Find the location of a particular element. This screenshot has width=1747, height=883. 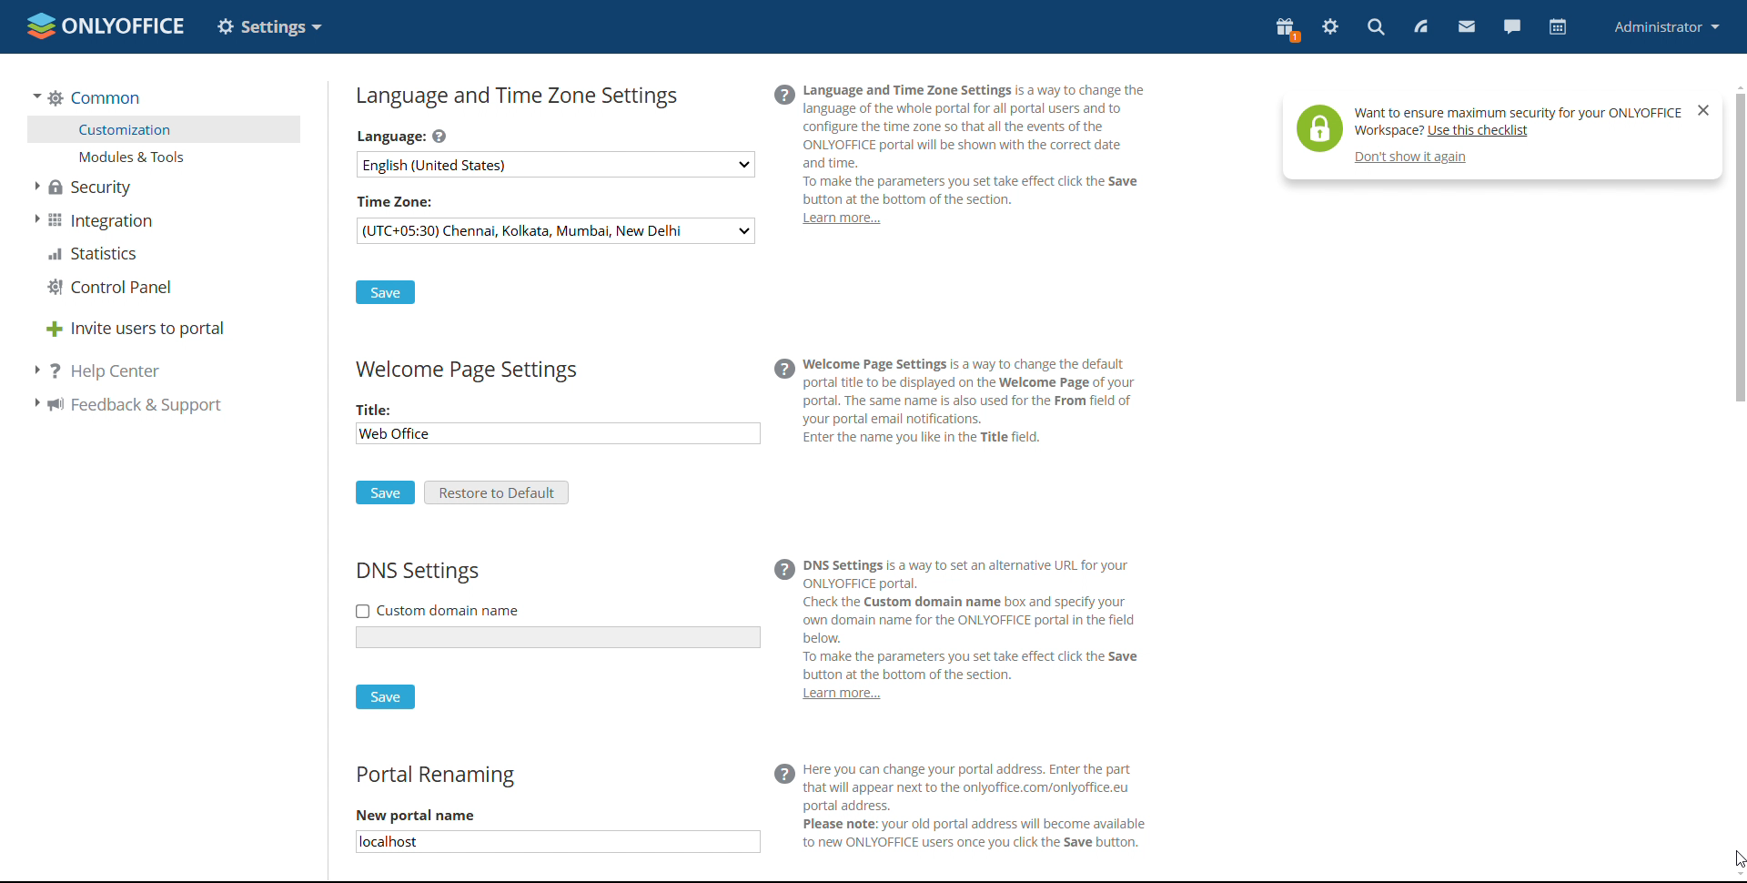

profile is located at coordinates (1663, 26).